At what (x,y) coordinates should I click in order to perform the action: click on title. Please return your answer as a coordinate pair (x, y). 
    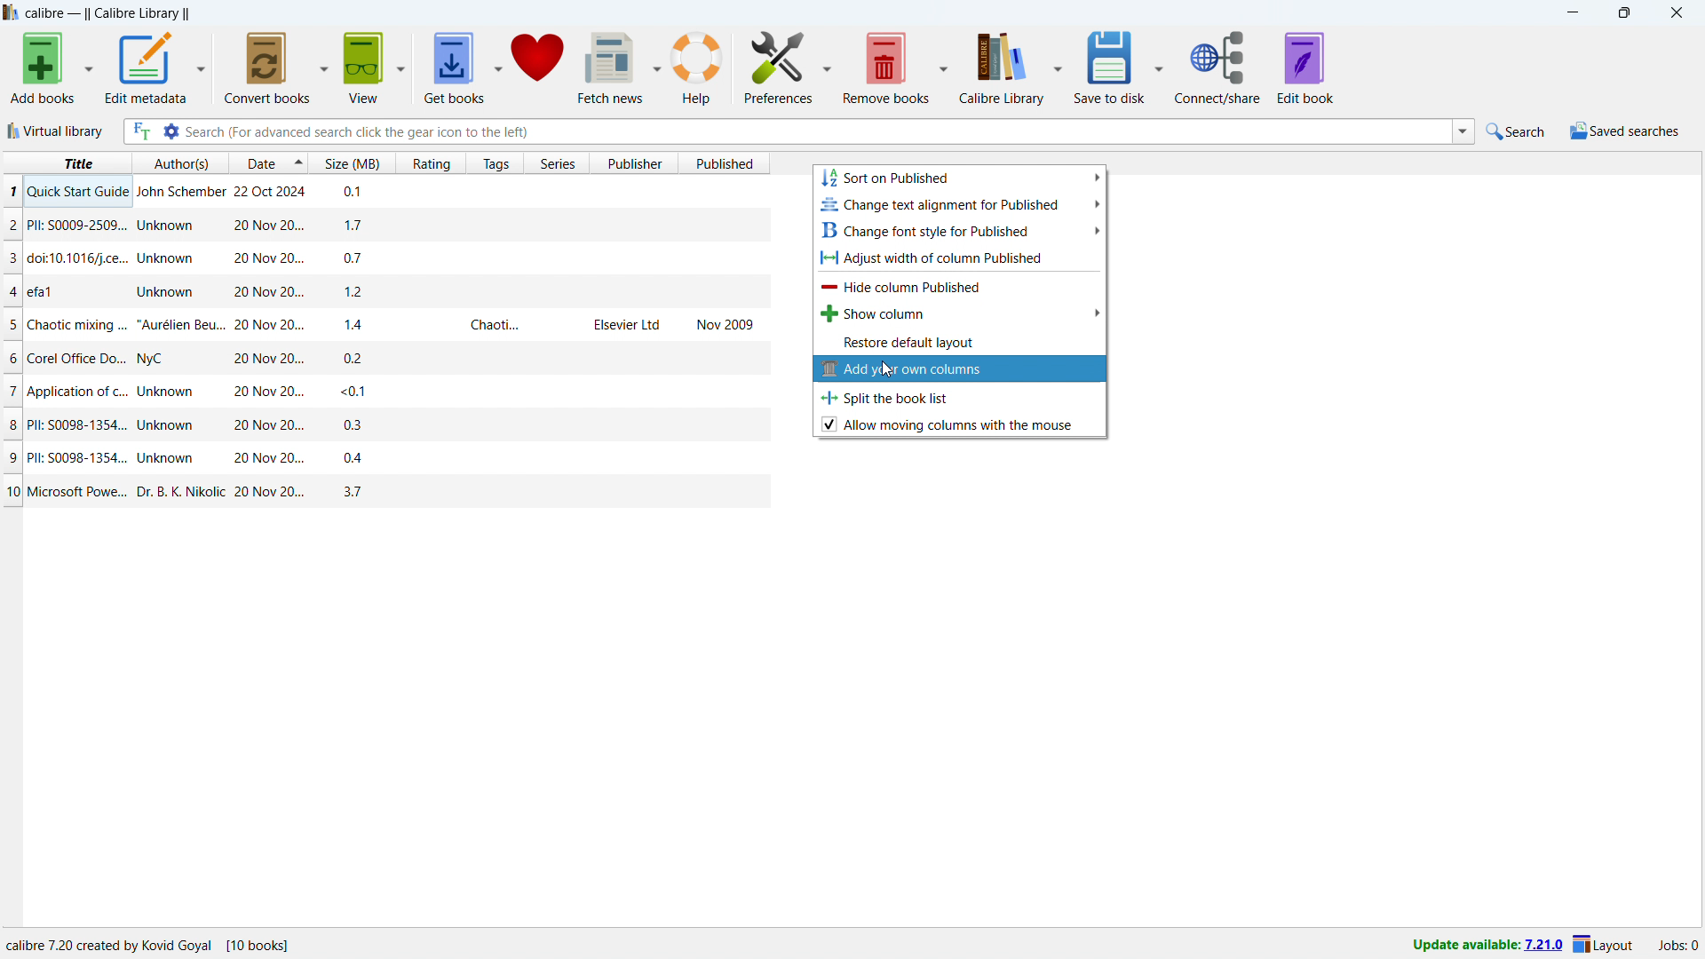
    Looking at the image, I should click on (107, 13).